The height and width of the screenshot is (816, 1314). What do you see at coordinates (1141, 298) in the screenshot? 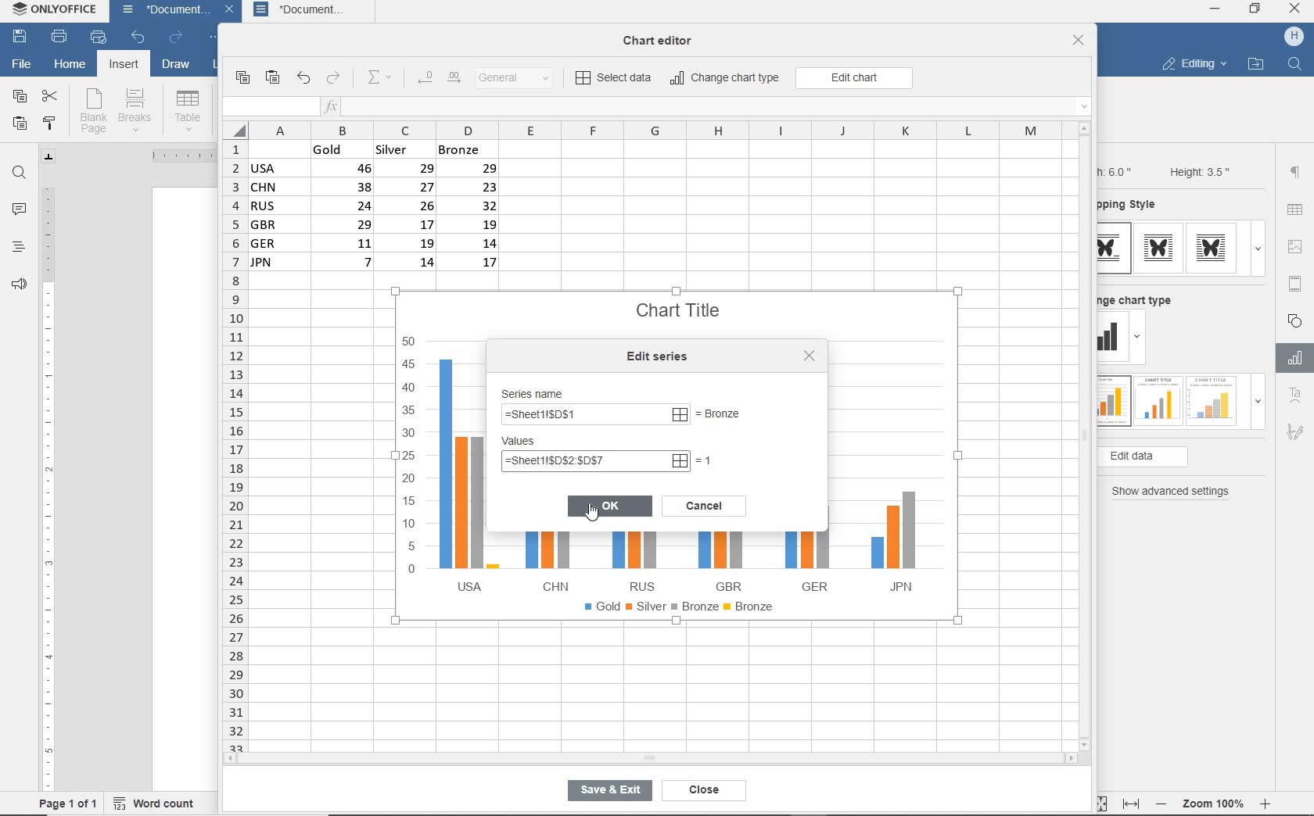
I see `change chart type` at bounding box center [1141, 298].